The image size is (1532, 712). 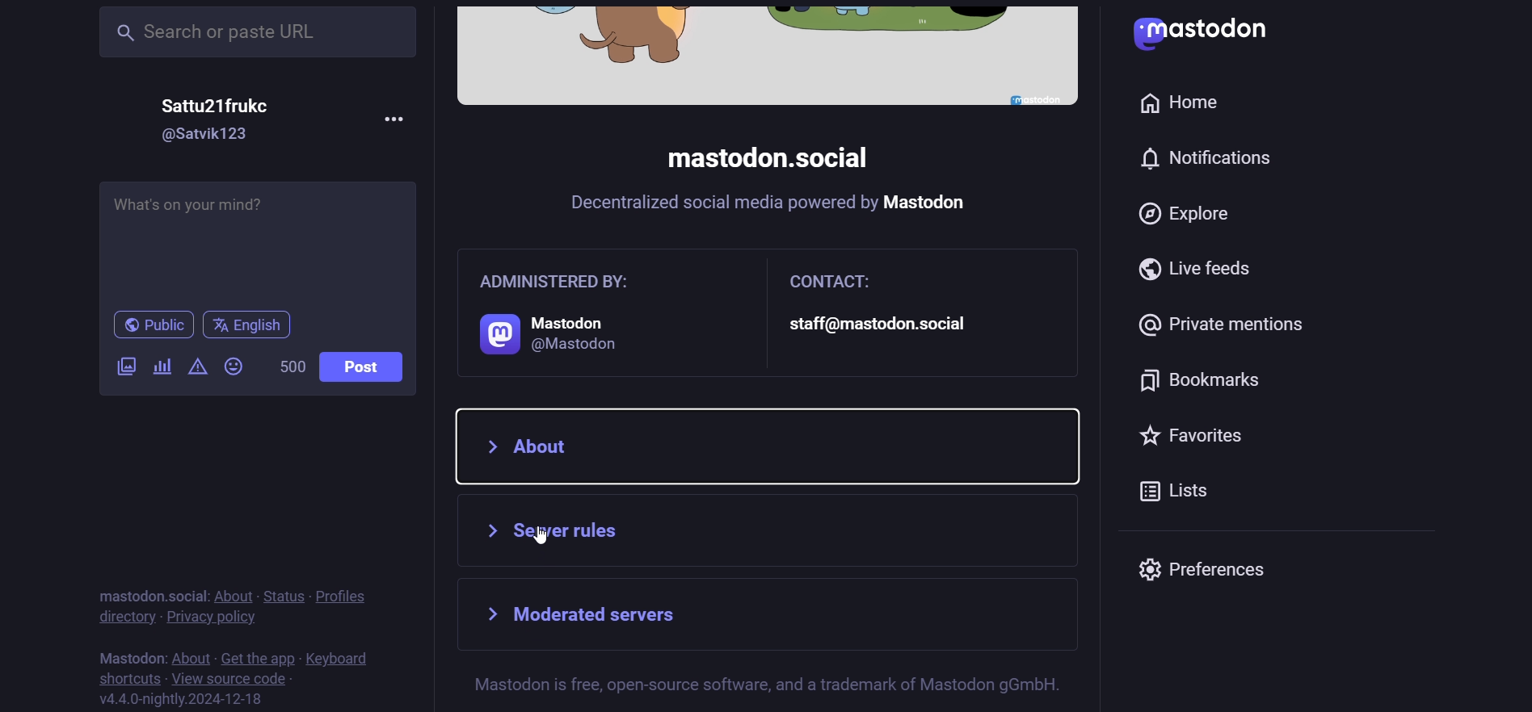 What do you see at coordinates (183, 698) in the screenshot?
I see `version` at bounding box center [183, 698].